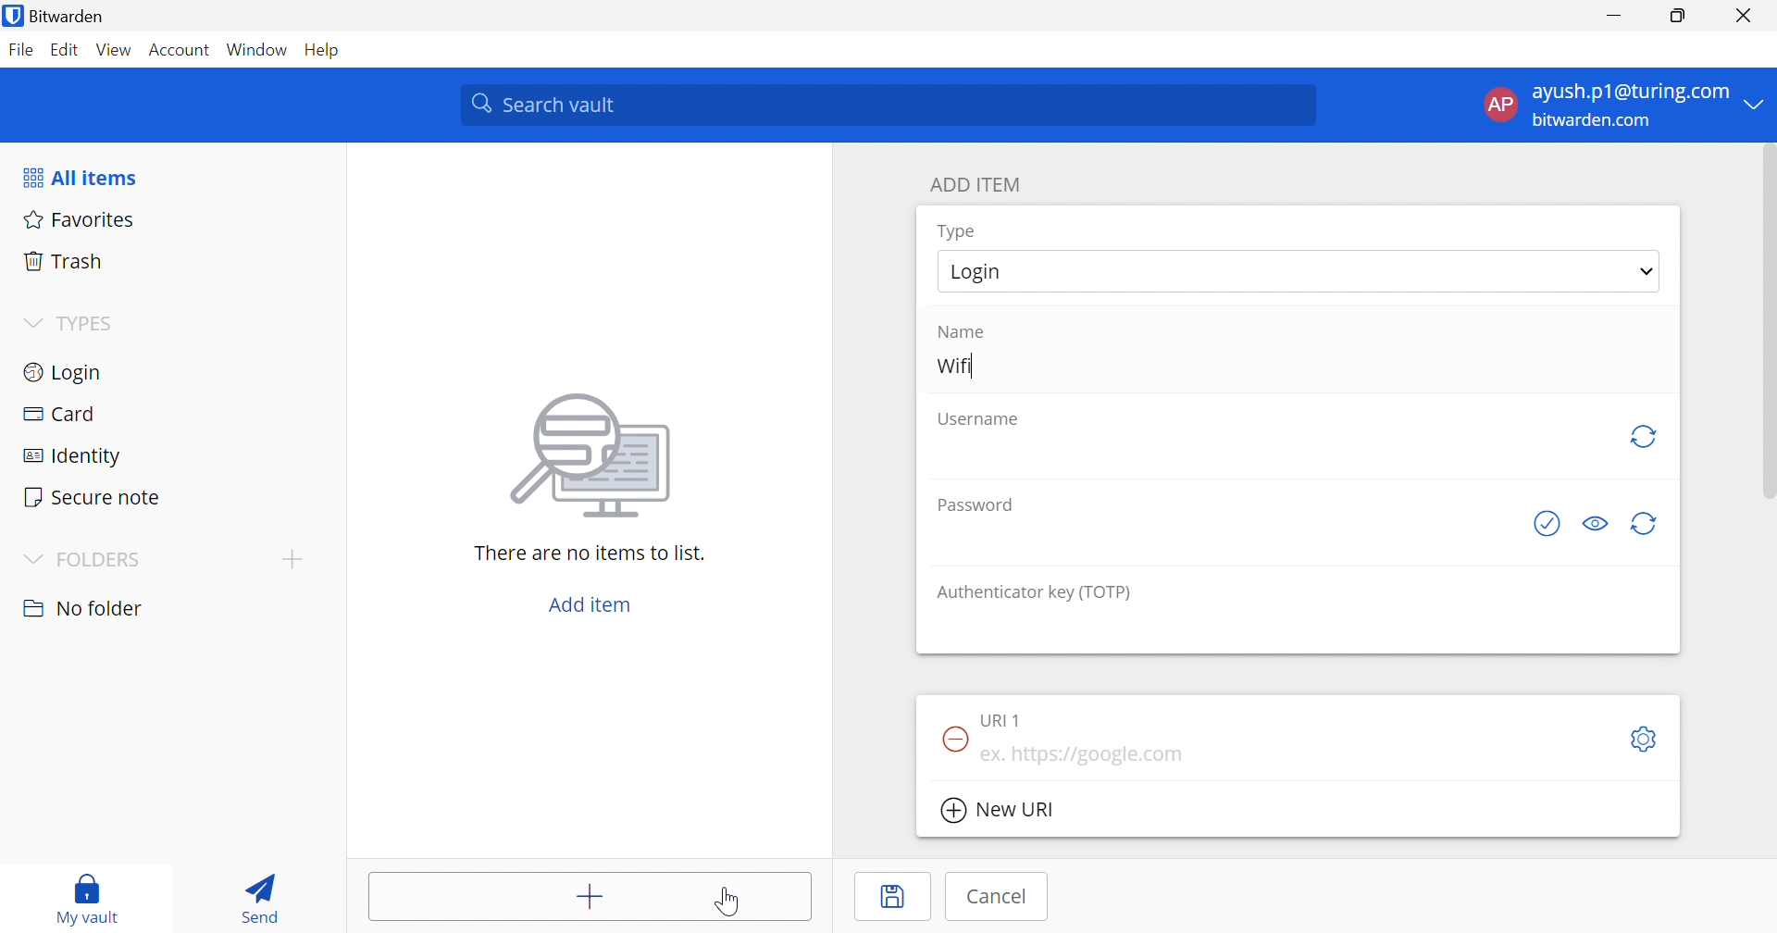 Image resolution: width=1777 pixels, height=933 pixels. I want to click on Card, so click(58, 414).